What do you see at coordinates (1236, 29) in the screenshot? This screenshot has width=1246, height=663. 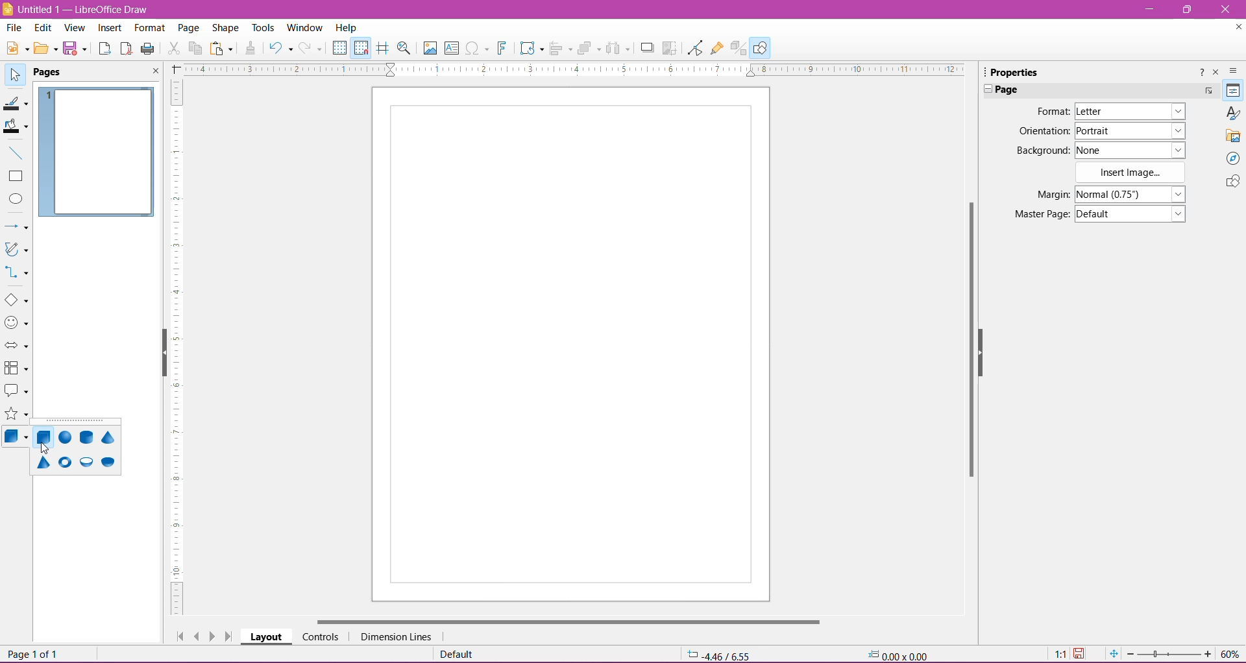 I see `Close Document` at bounding box center [1236, 29].